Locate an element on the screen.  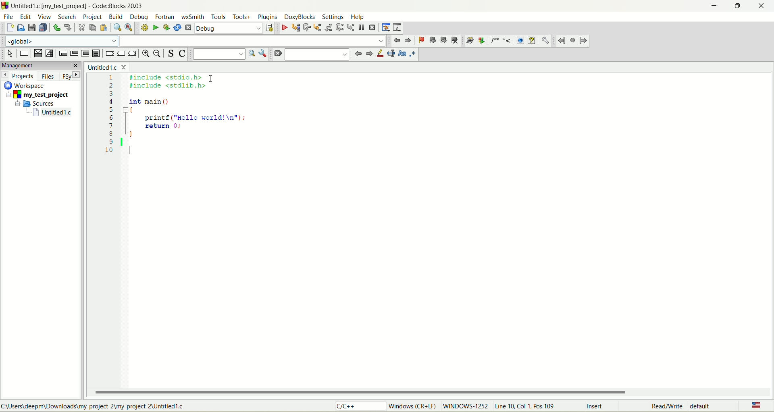
return instruction is located at coordinates (133, 53).